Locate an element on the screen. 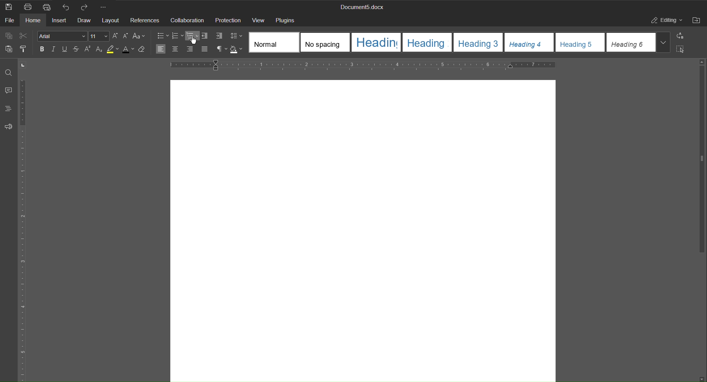 The height and width of the screenshot is (382, 707). non-printing characters is located at coordinates (221, 49).